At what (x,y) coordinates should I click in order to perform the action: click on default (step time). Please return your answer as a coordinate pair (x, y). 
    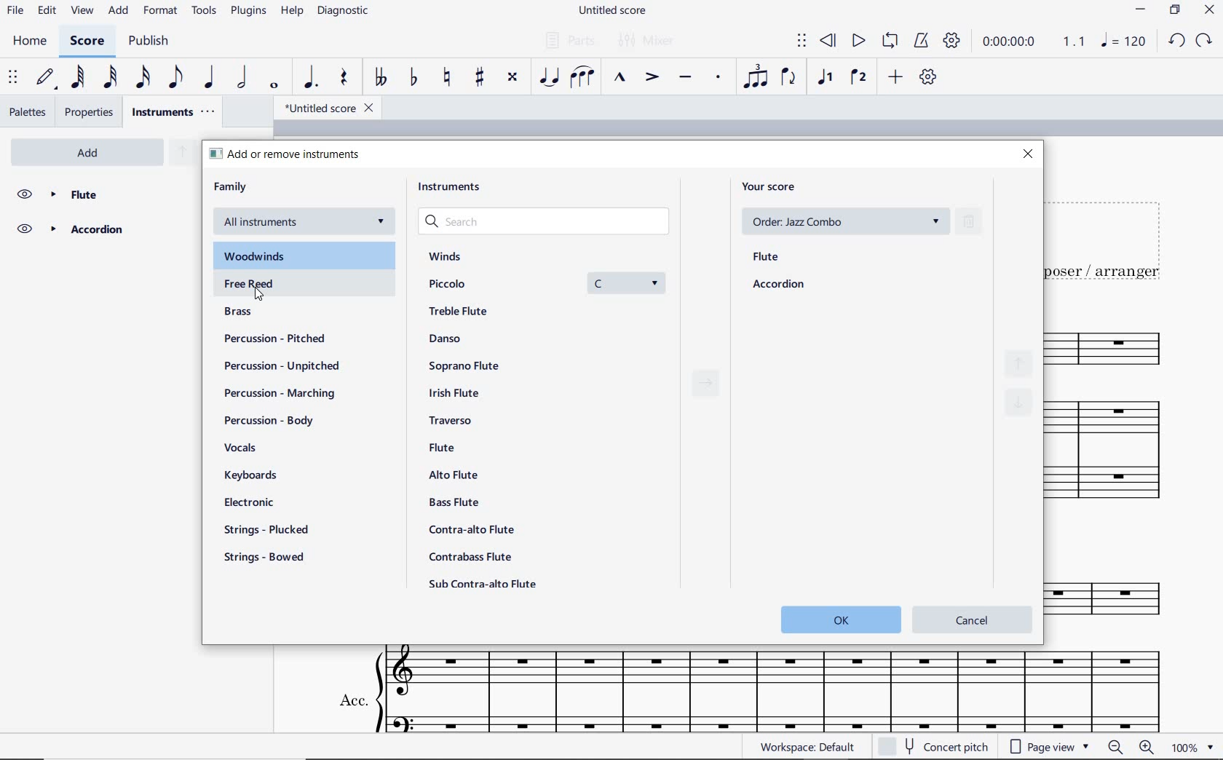
    Looking at the image, I should click on (44, 78).